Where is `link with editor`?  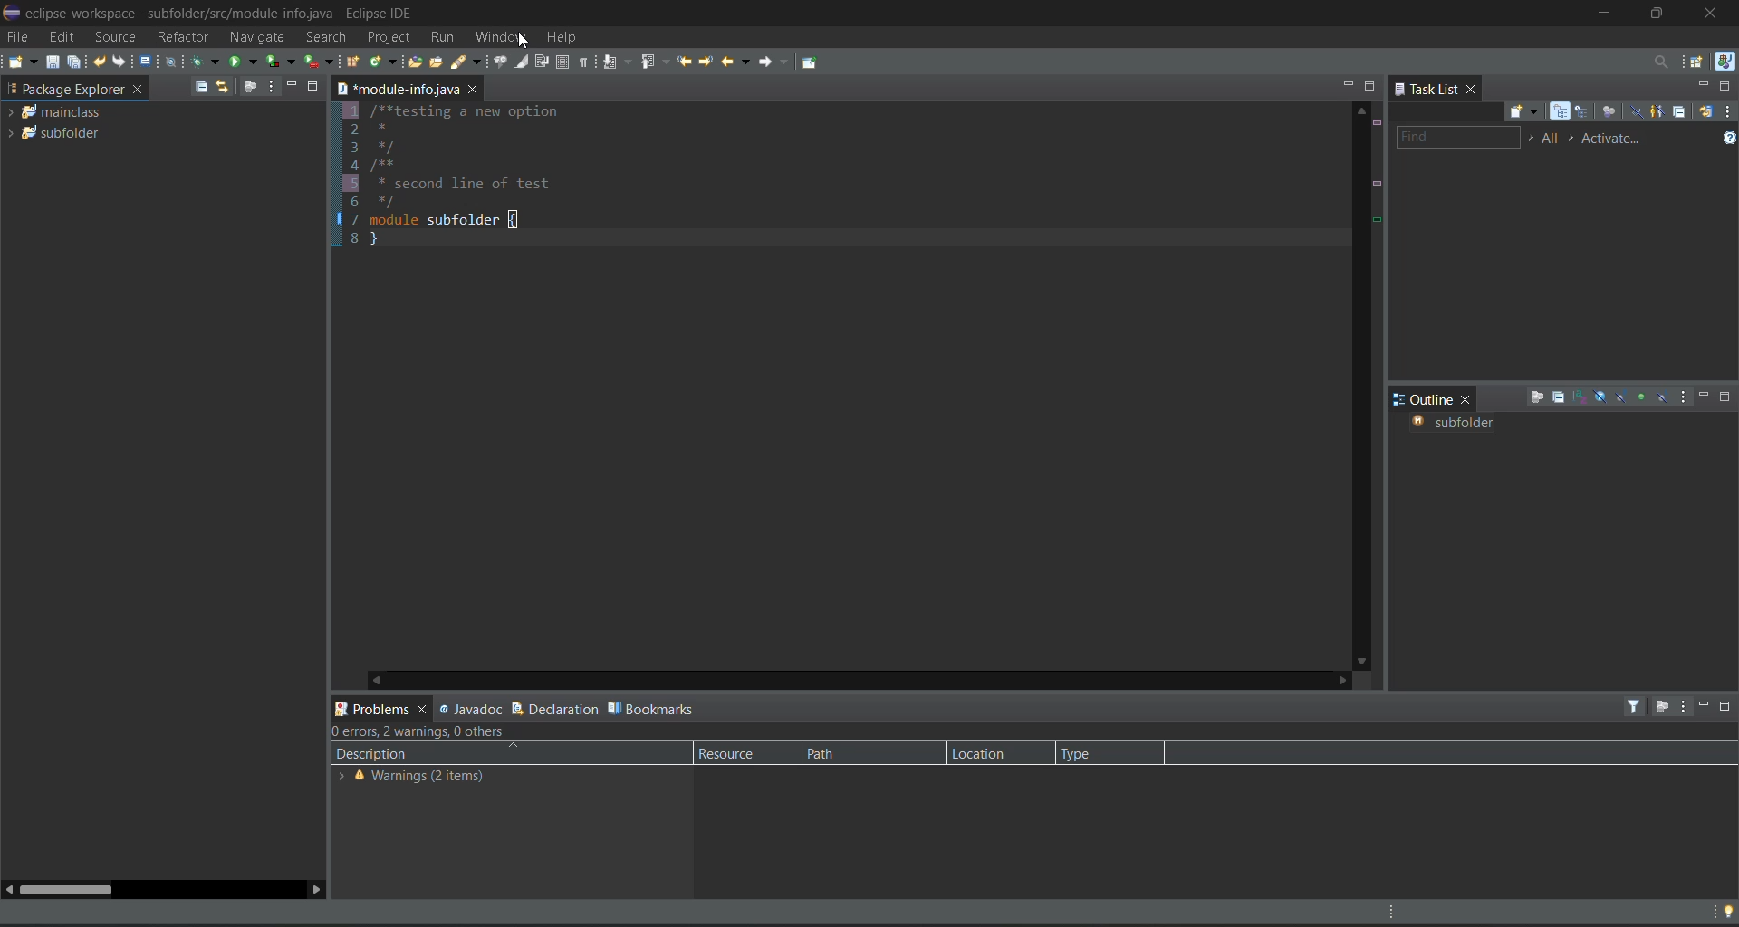 link with editor is located at coordinates (223, 87).